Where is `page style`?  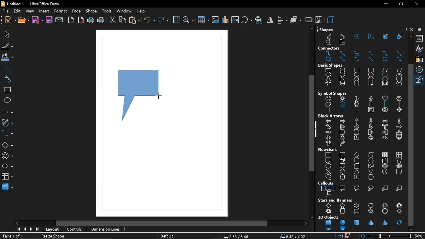
page style is located at coordinates (167, 236).